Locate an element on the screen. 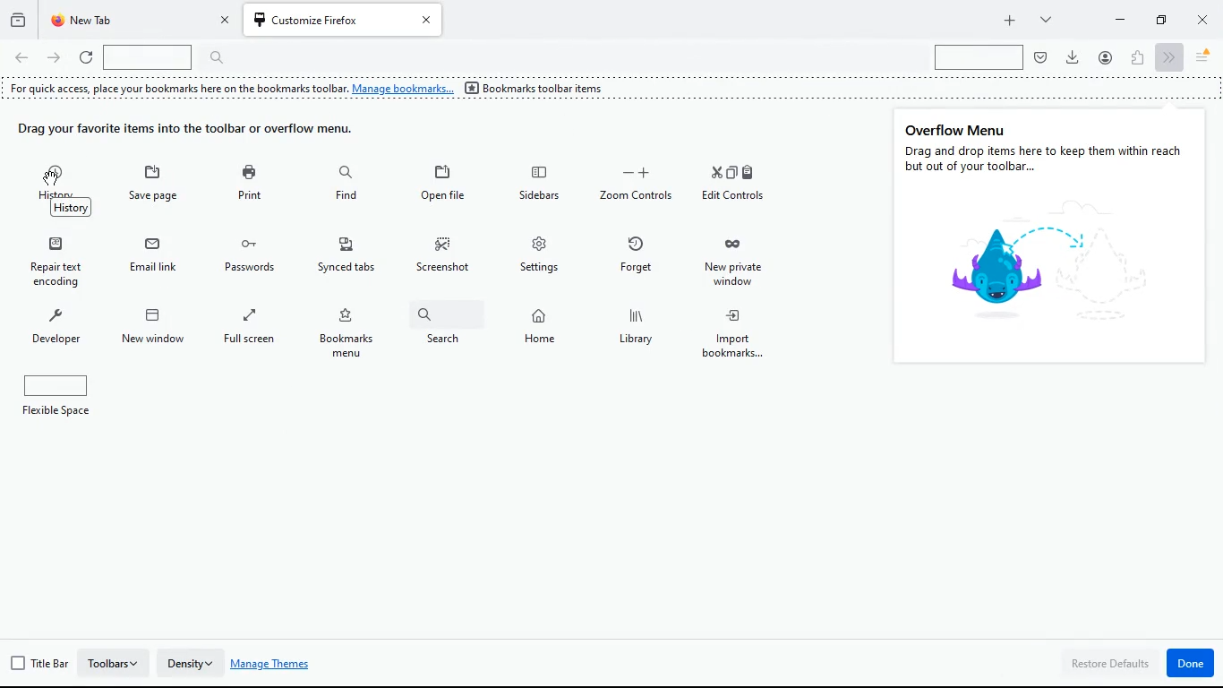 The width and height of the screenshot is (1223, 688). history is located at coordinates (18, 18).